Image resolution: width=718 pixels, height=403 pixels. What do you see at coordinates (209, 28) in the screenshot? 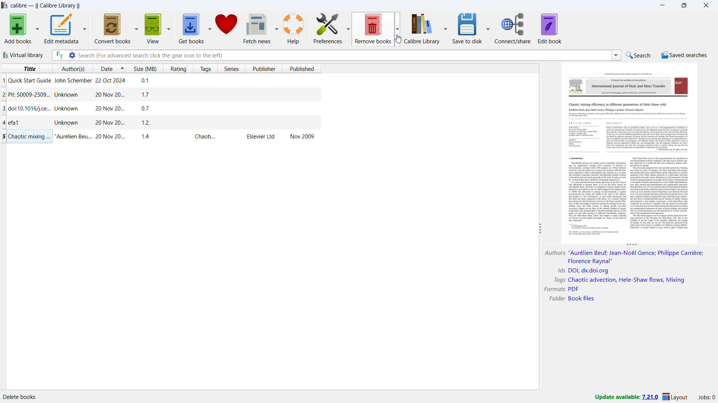
I see `get books options` at bounding box center [209, 28].